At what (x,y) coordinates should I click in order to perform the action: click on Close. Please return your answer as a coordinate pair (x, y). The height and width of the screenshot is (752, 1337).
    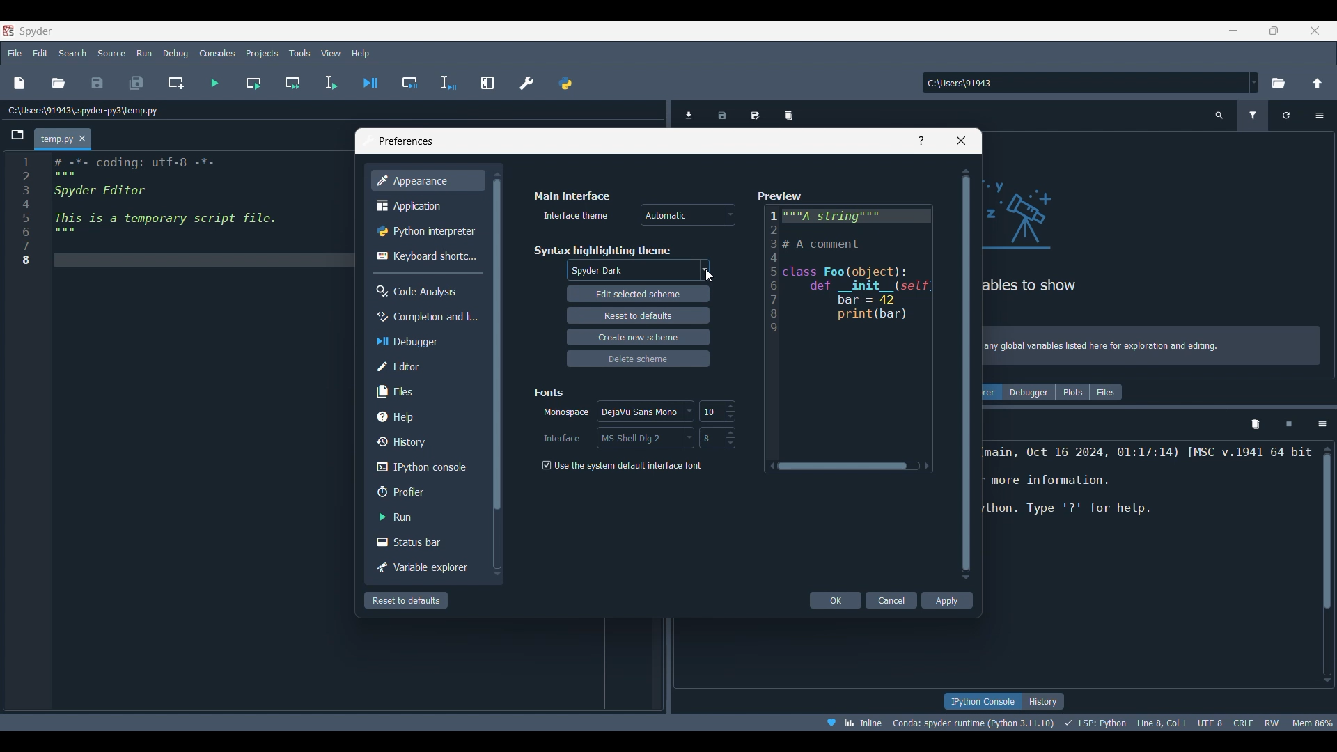
    Looking at the image, I should click on (961, 141).